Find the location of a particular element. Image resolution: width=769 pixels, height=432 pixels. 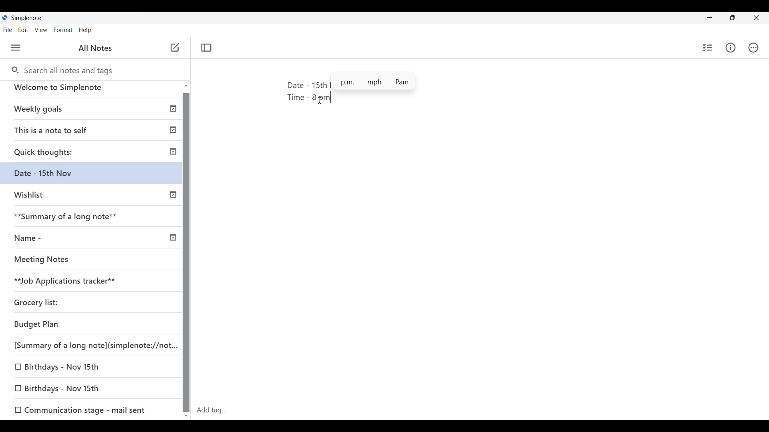

Unpublished note is located at coordinates (66, 261).